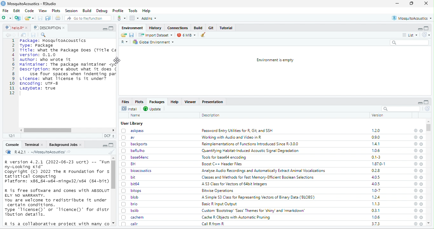 The width and height of the screenshot is (434, 229). Describe the element at coordinates (12, 145) in the screenshot. I see `Console` at that location.